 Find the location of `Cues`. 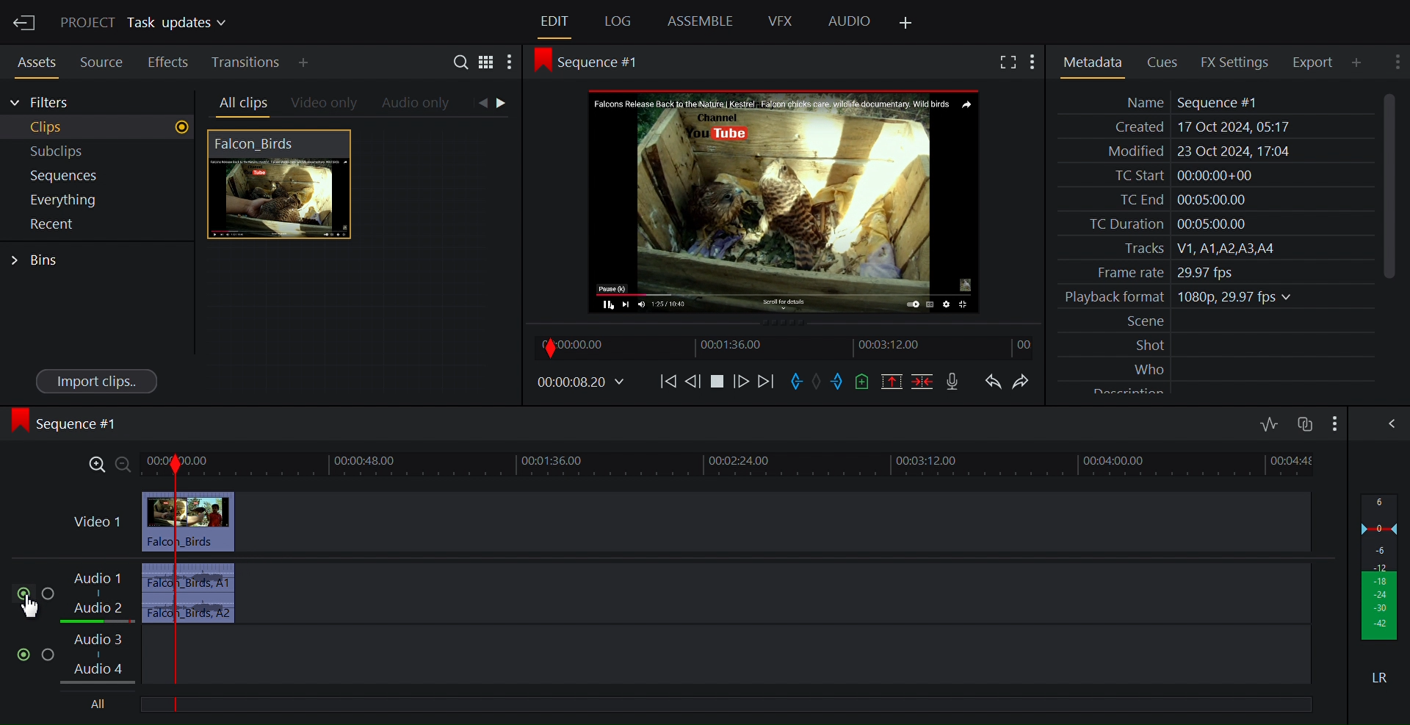

Cues is located at coordinates (1167, 61).